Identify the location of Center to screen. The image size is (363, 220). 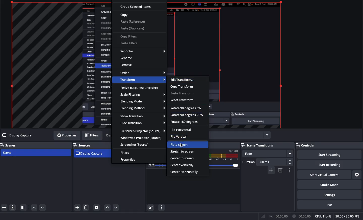
(183, 158).